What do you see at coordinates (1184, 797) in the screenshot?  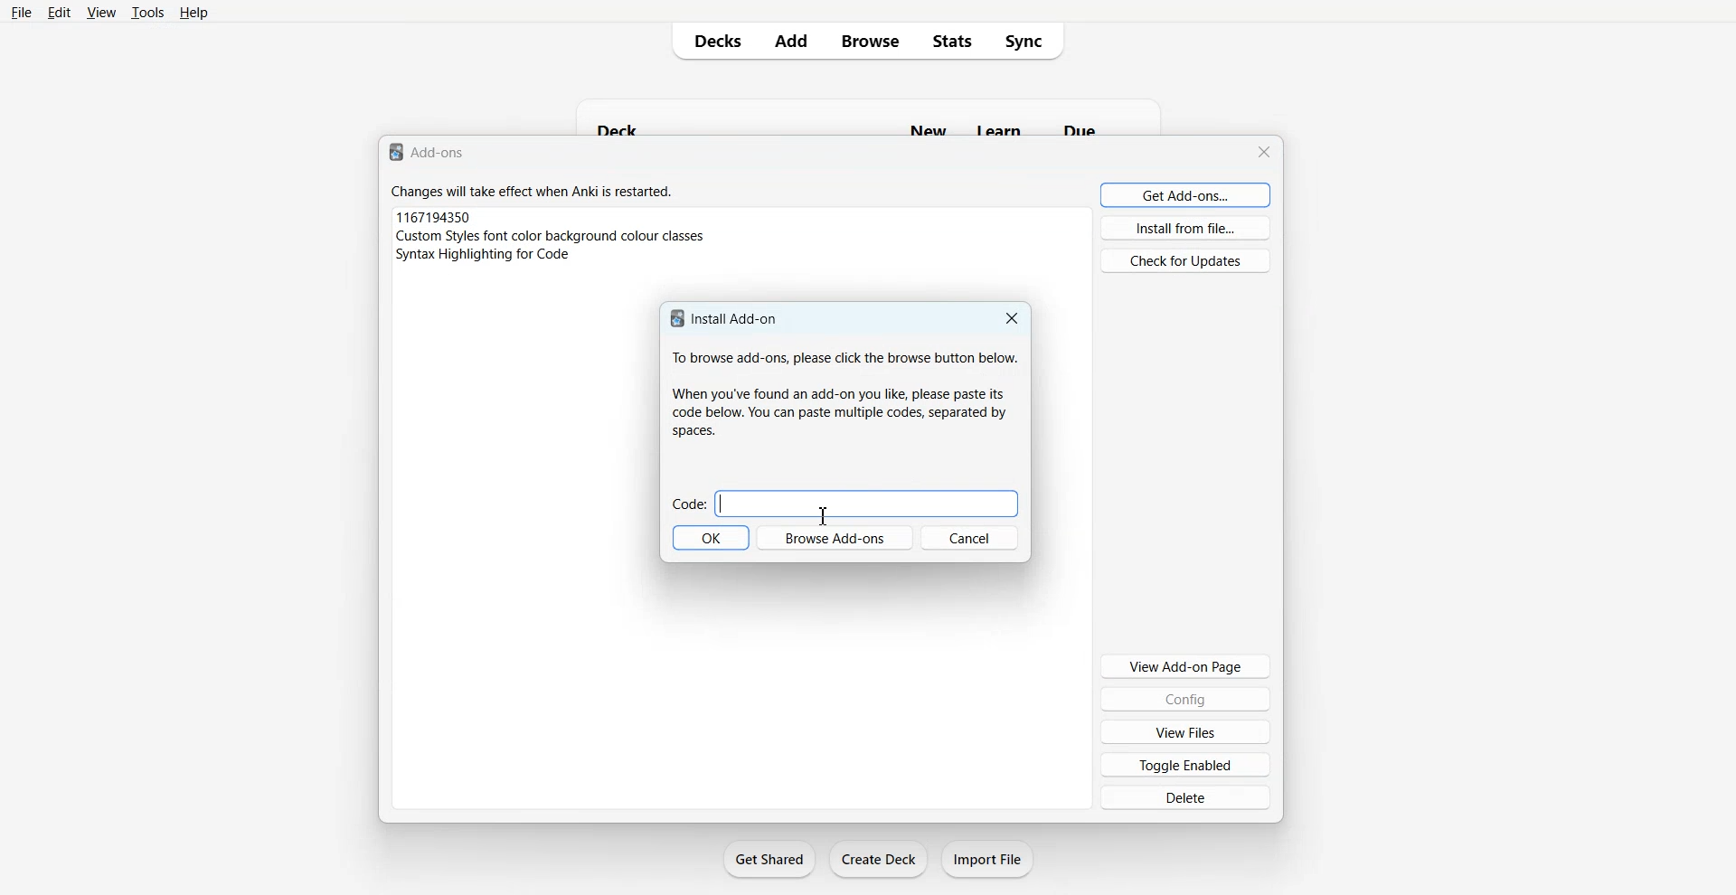 I see `Delete` at bounding box center [1184, 797].